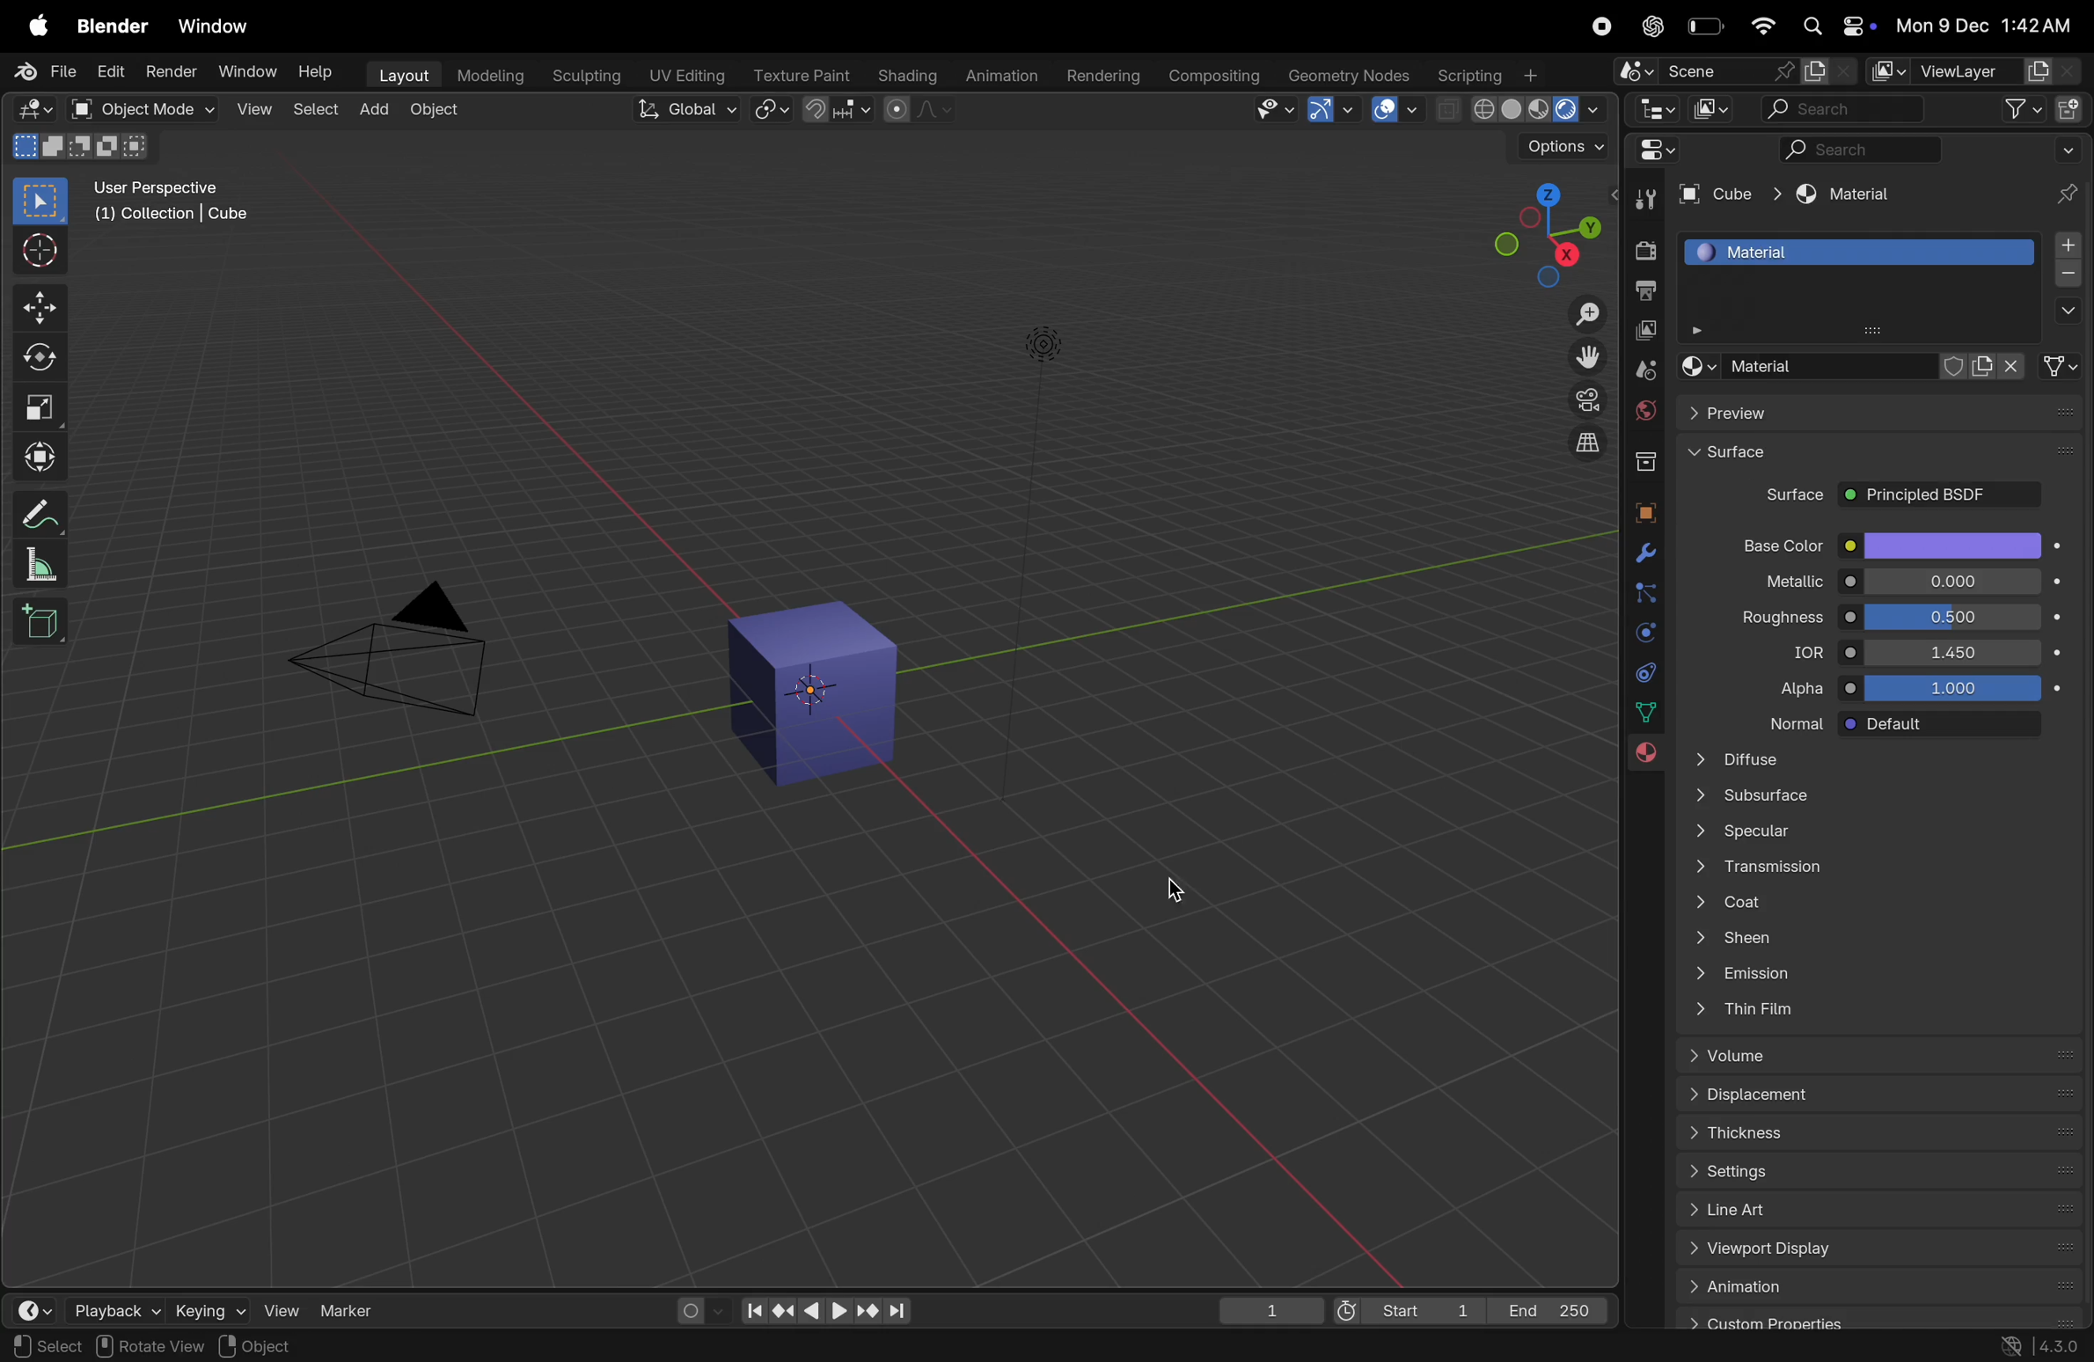  What do you see at coordinates (1954, 651) in the screenshot?
I see `1.450` at bounding box center [1954, 651].